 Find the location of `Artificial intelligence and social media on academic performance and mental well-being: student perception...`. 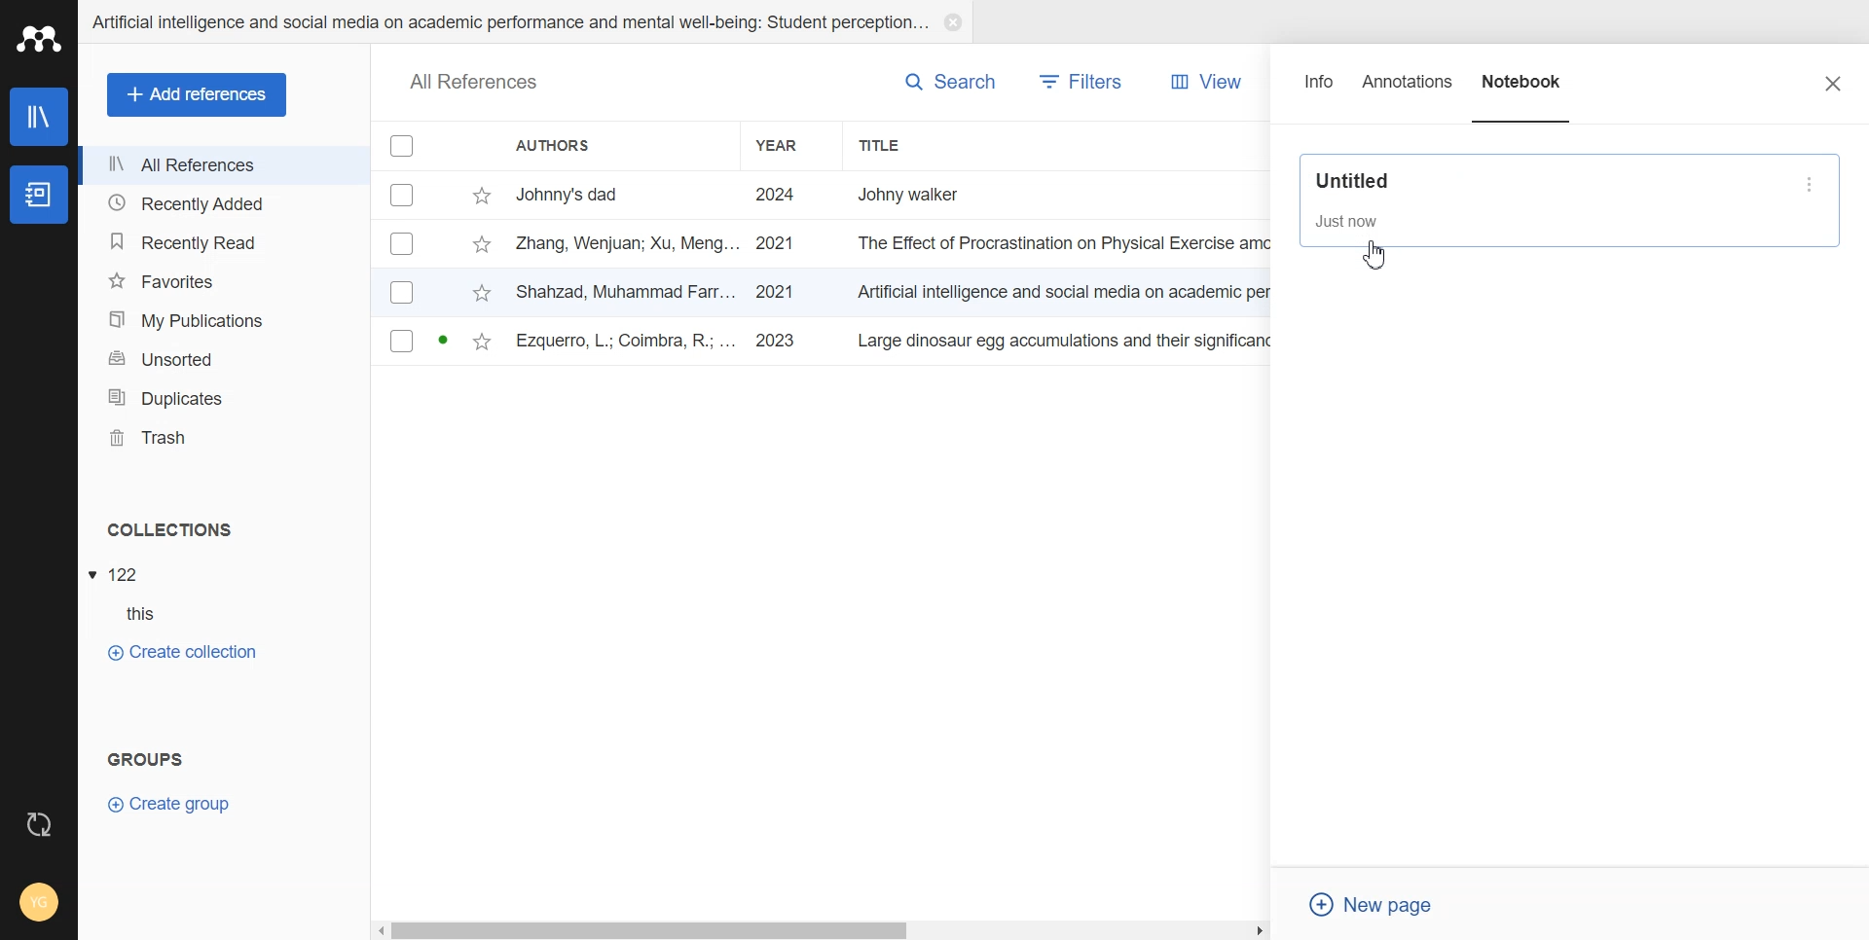

Artificial intelligence and social media on academic performance and mental well-being: student perception... is located at coordinates (508, 22).